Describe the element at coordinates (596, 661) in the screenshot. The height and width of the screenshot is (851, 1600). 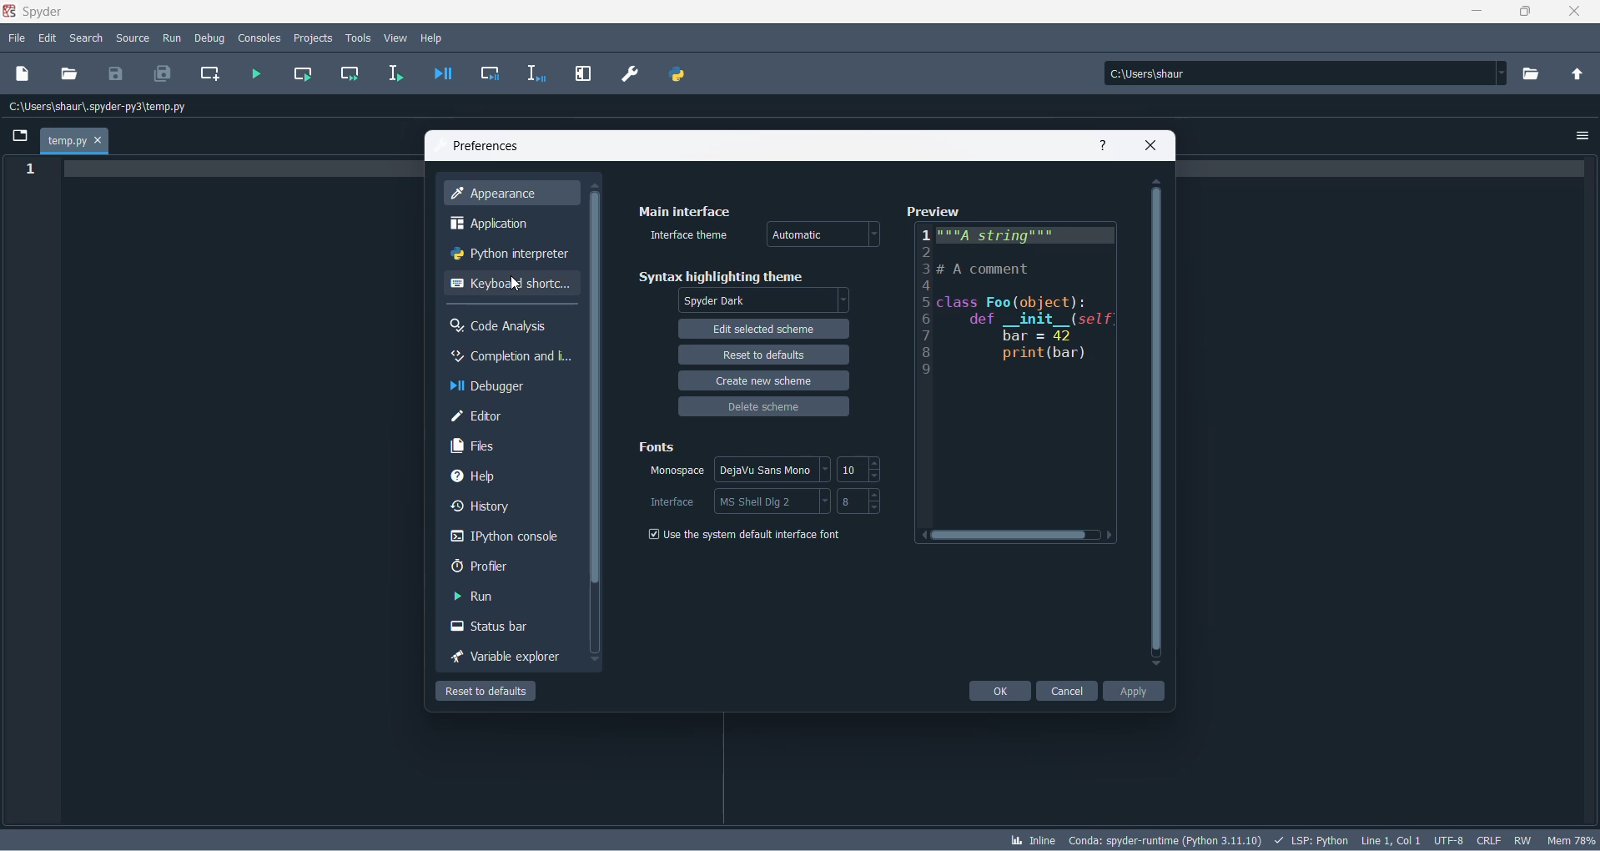
I see `move down` at that location.